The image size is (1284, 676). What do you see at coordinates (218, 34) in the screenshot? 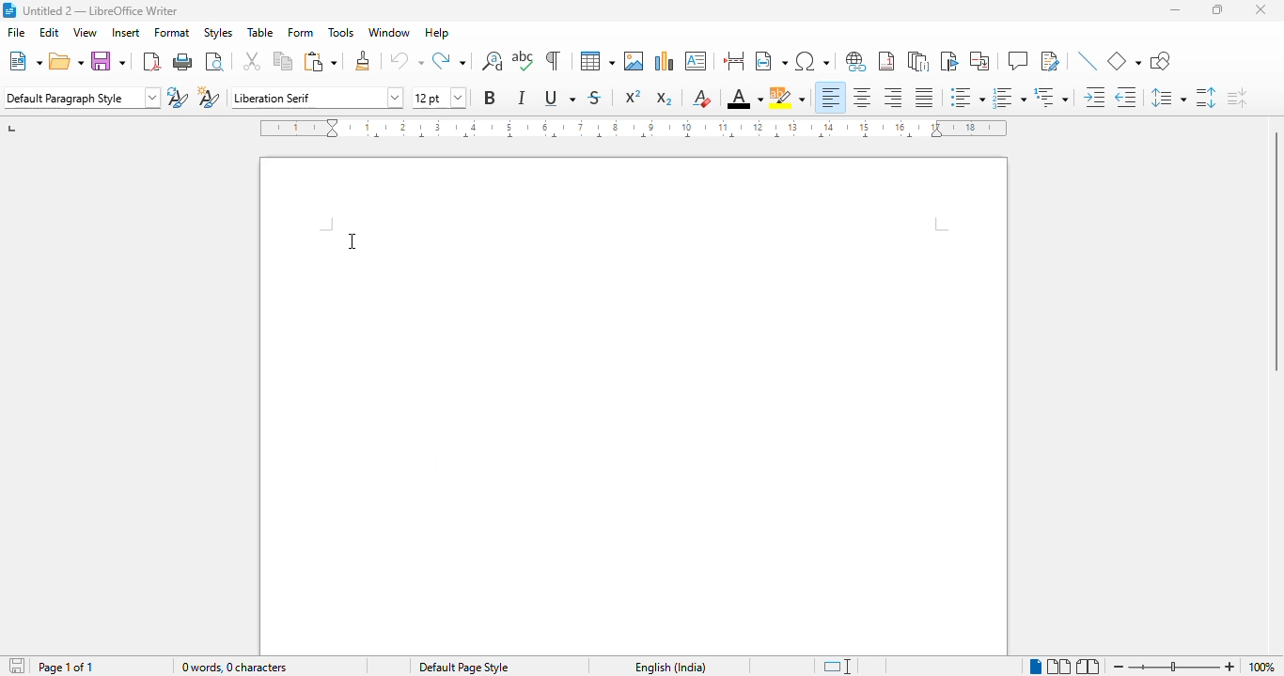
I see `styles` at bounding box center [218, 34].